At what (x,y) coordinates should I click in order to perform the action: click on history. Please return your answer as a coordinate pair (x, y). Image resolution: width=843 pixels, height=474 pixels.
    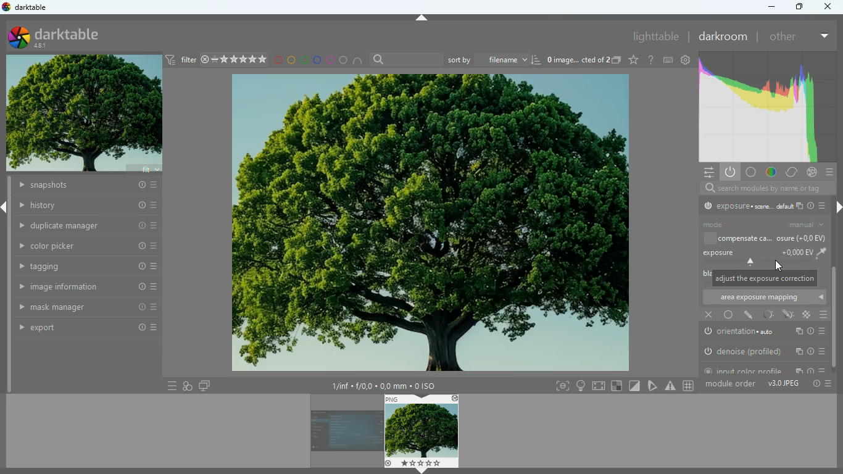
    Looking at the image, I should click on (83, 186).